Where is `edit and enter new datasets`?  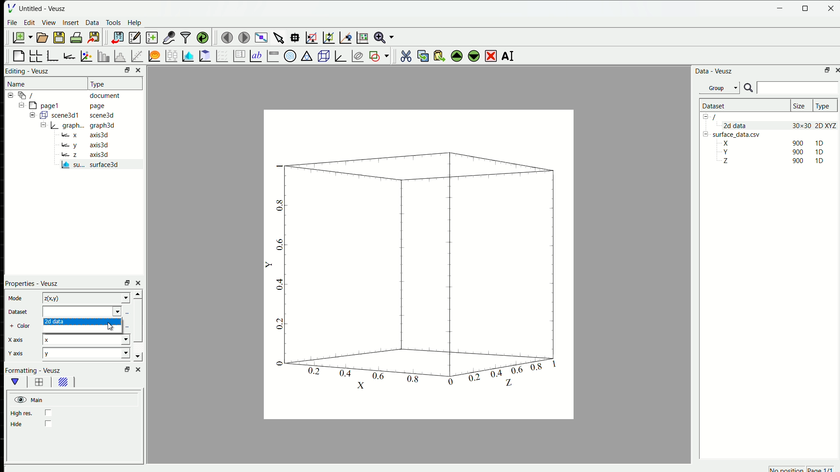
edit and enter new datasets is located at coordinates (135, 37).